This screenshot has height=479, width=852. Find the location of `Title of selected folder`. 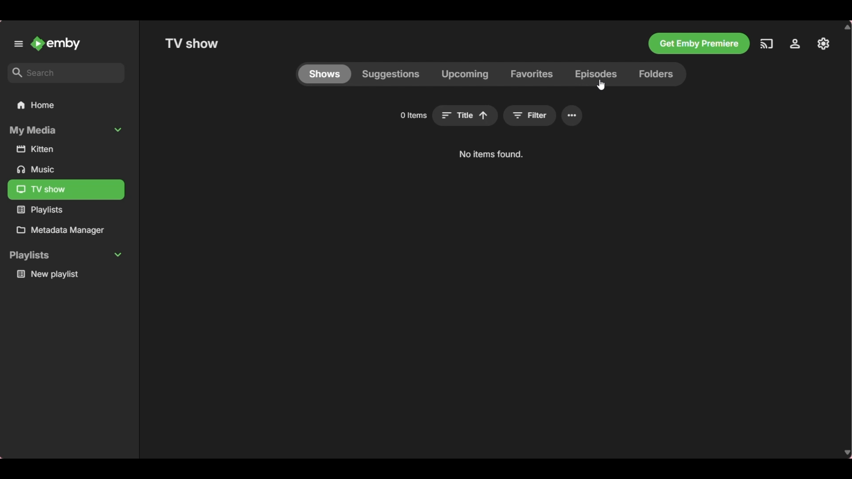

Title of selected folder is located at coordinates (192, 43).